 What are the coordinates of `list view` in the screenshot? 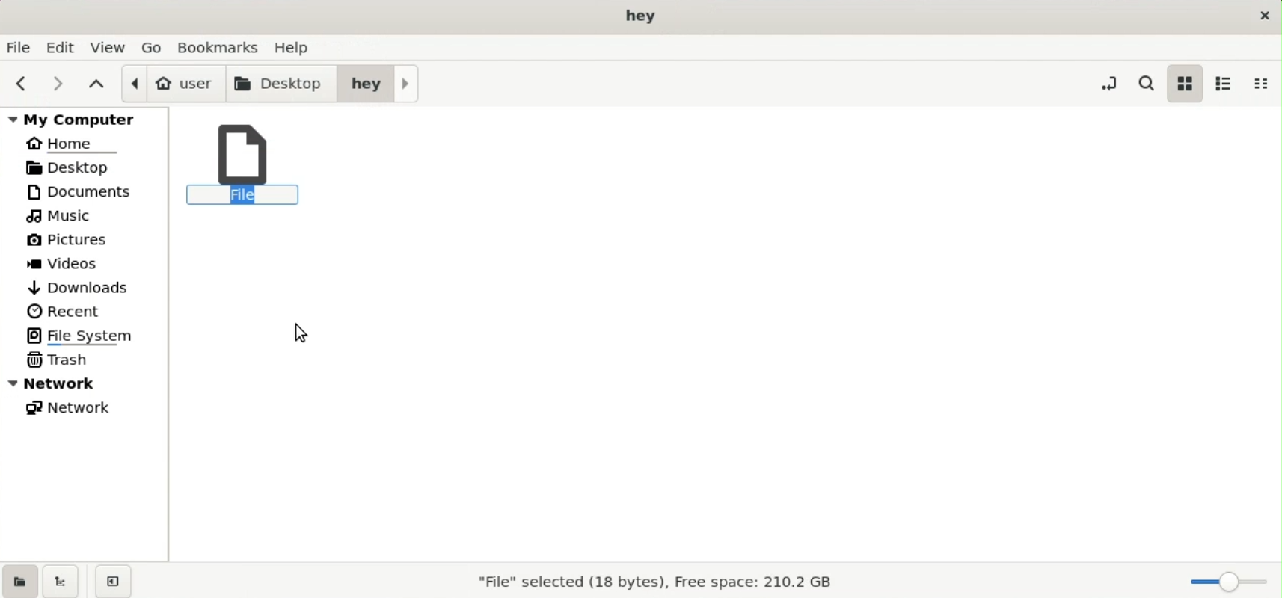 It's located at (1224, 83).